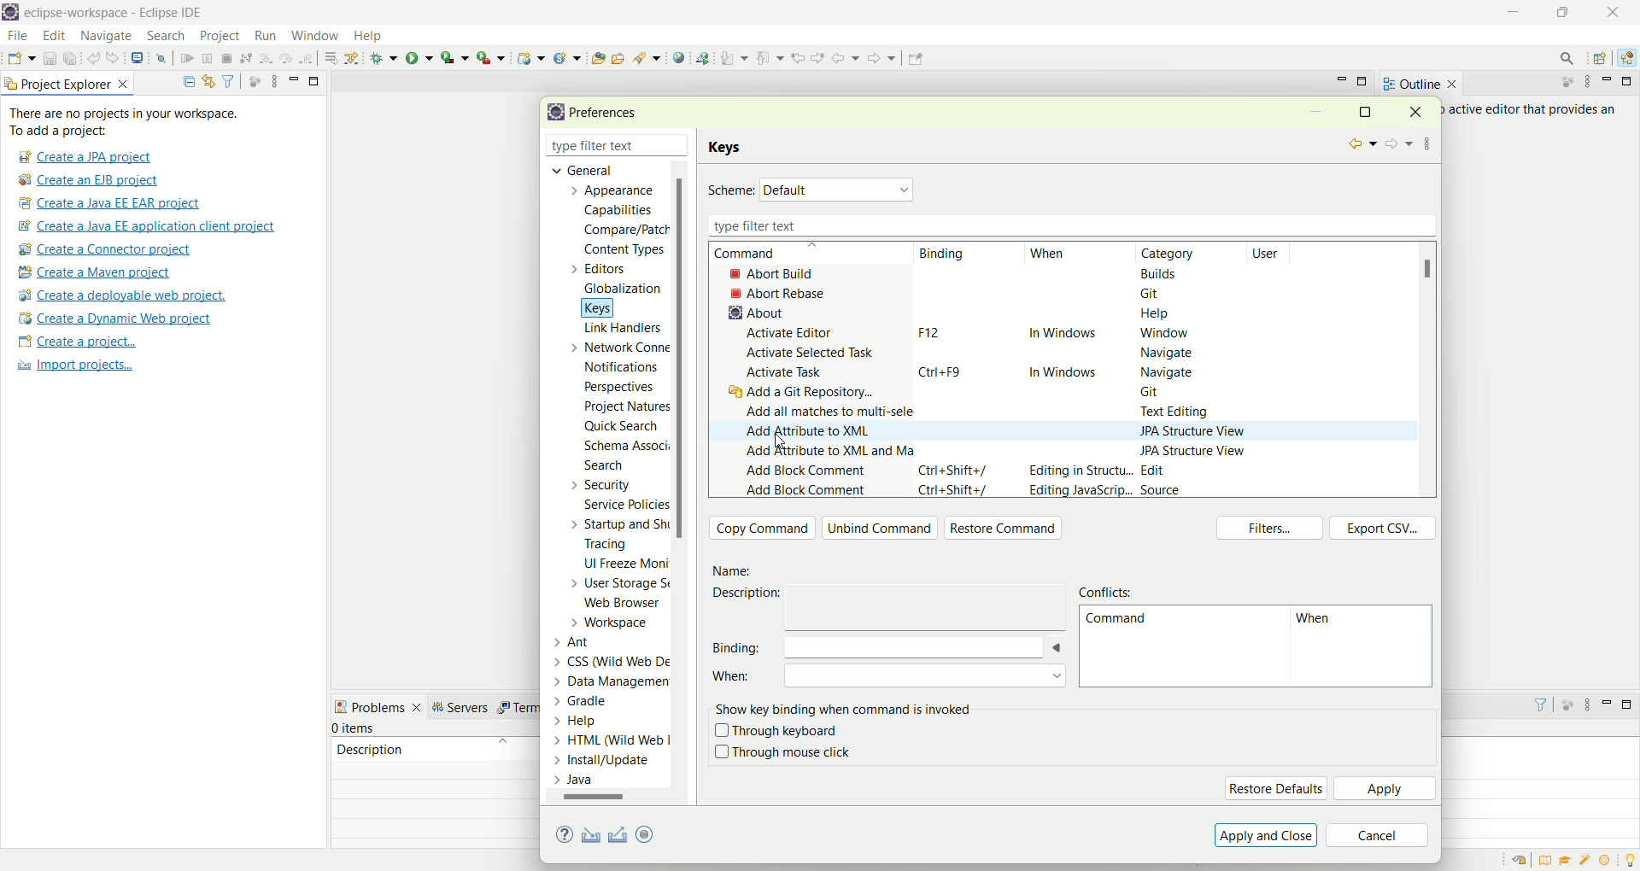  I want to click on overview, so click(1549, 860).